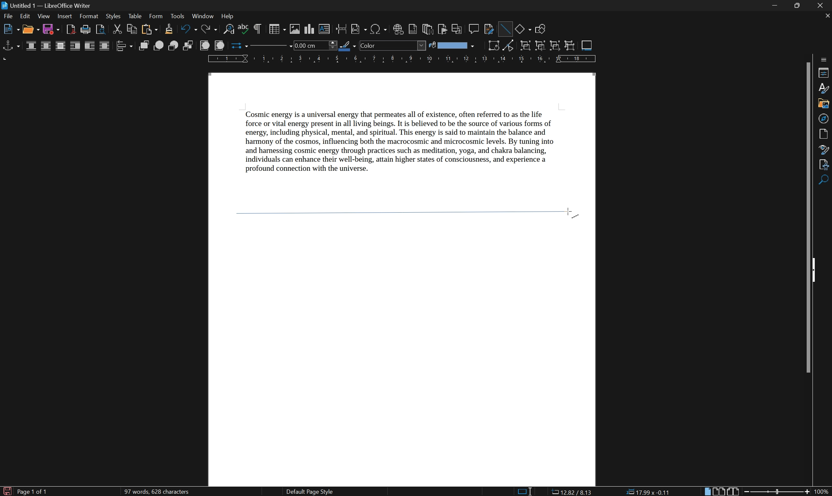 The height and width of the screenshot is (496, 832). I want to click on basic shapes, so click(523, 28).